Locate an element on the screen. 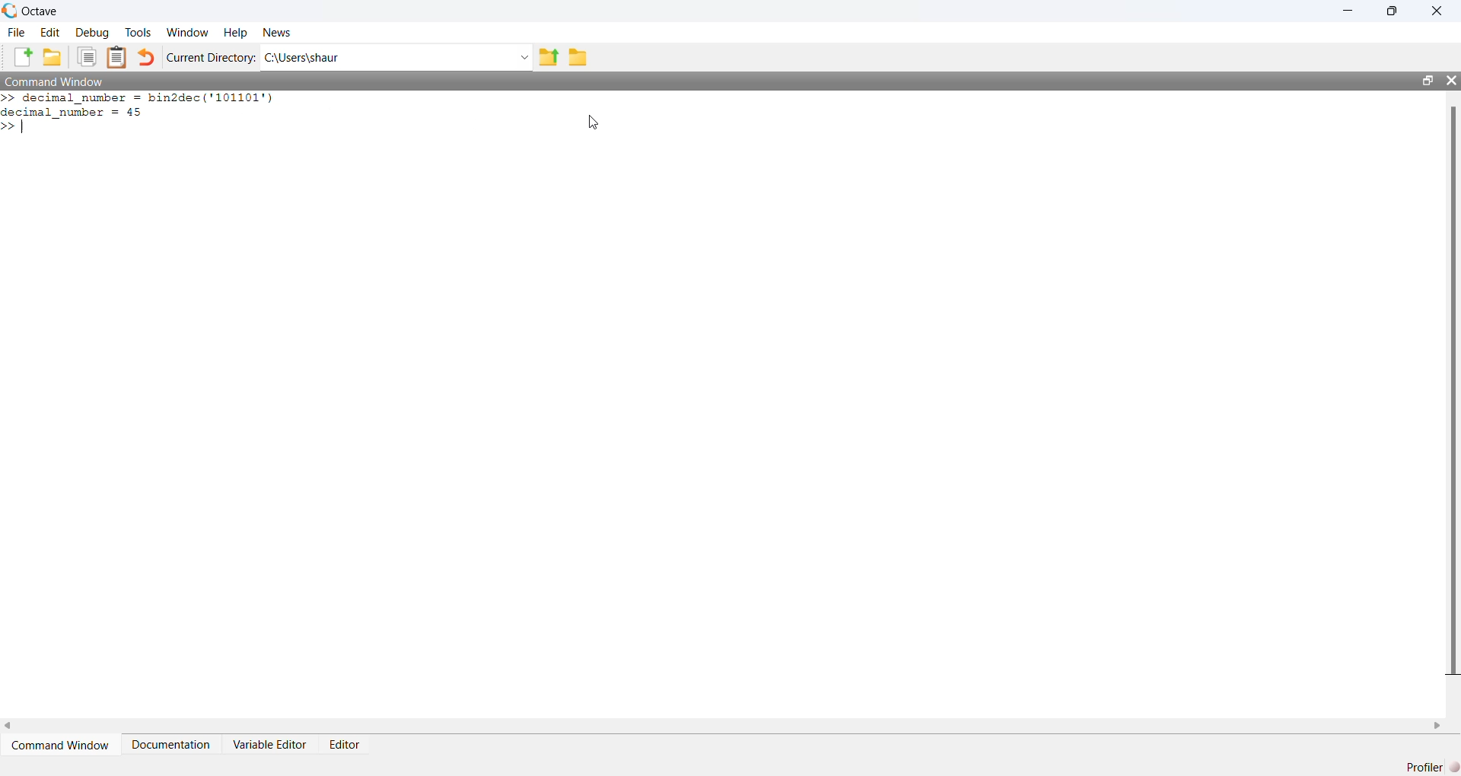 The width and height of the screenshot is (1461, 776). >> is located at coordinates (9, 98).